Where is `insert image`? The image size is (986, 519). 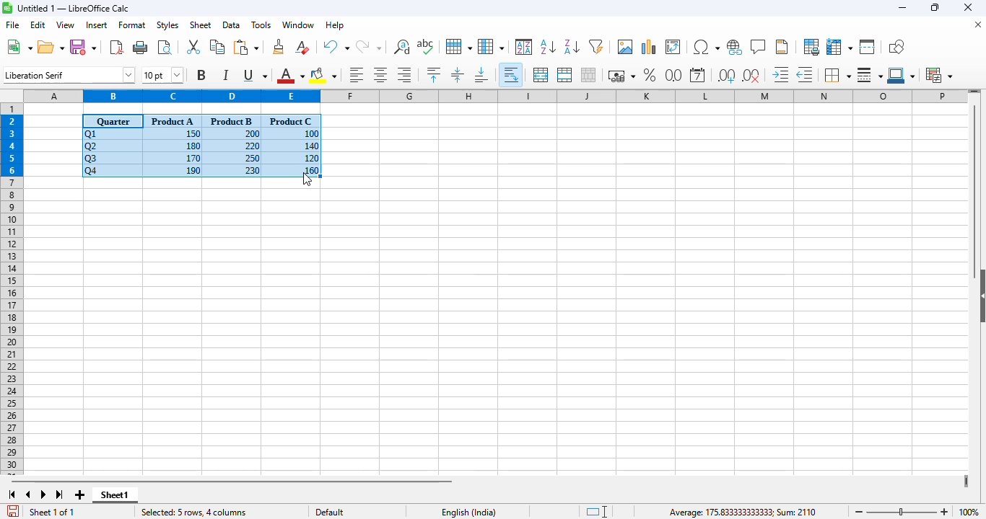
insert image is located at coordinates (626, 46).